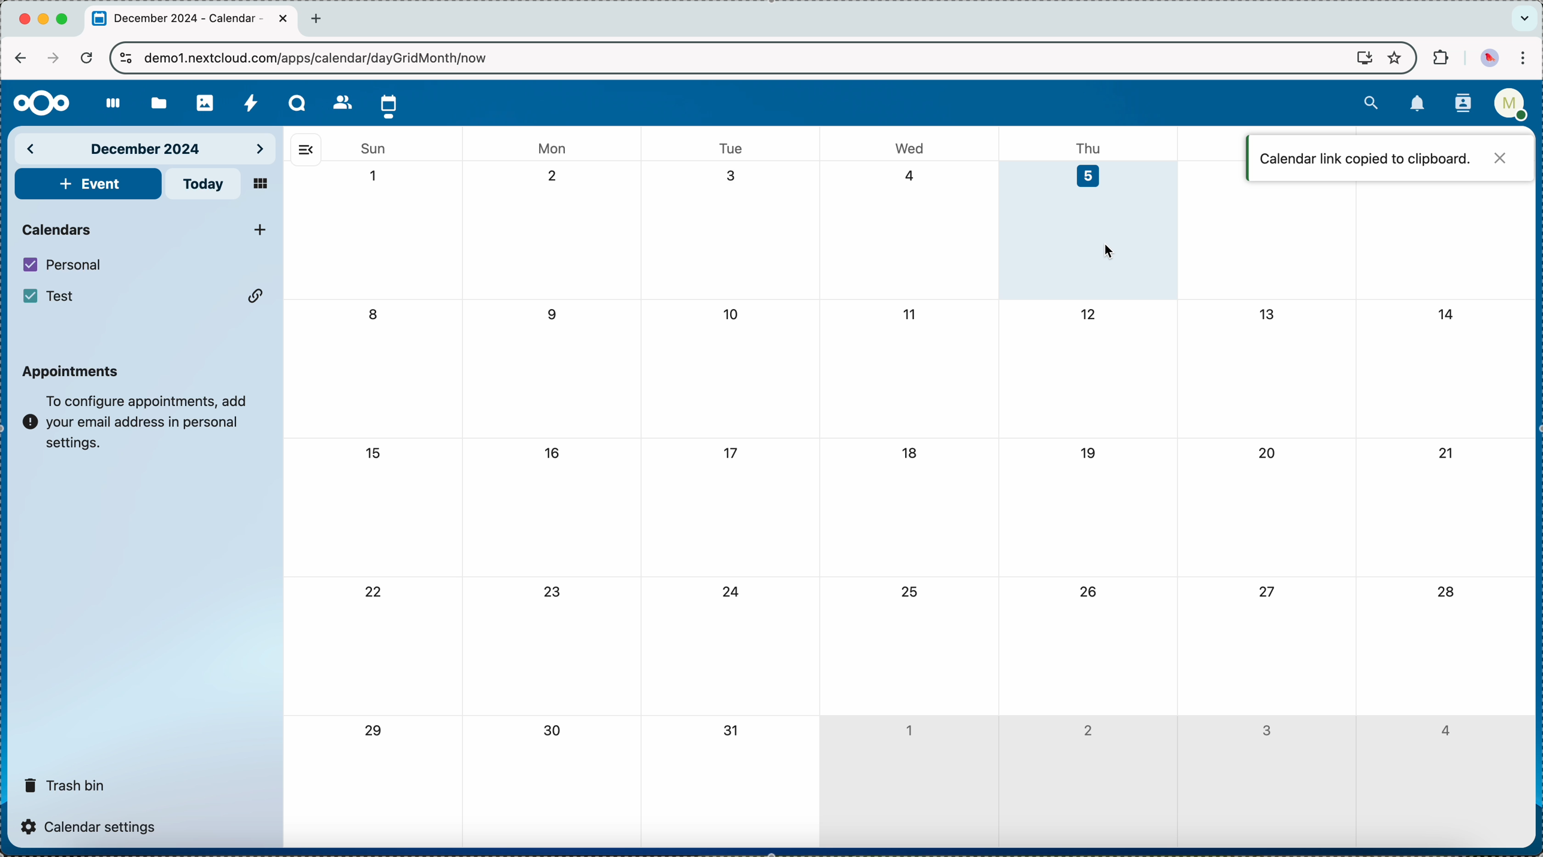 The image size is (1543, 857). Describe the element at coordinates (372, 453) in the screenshot. I see `15` at that location.